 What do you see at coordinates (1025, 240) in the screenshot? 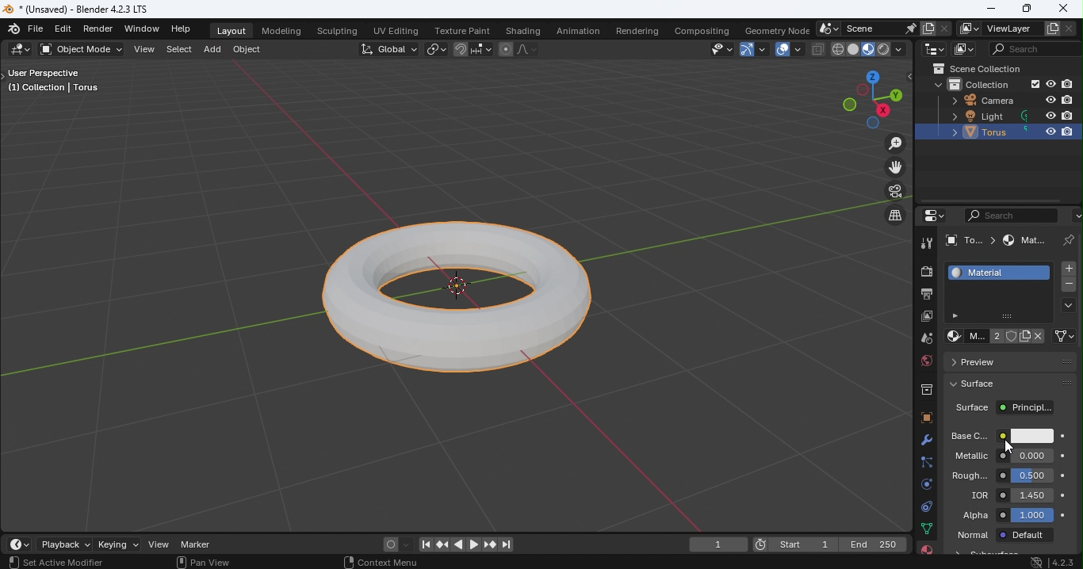
I see `Material` at bounding box center [1025, 240].